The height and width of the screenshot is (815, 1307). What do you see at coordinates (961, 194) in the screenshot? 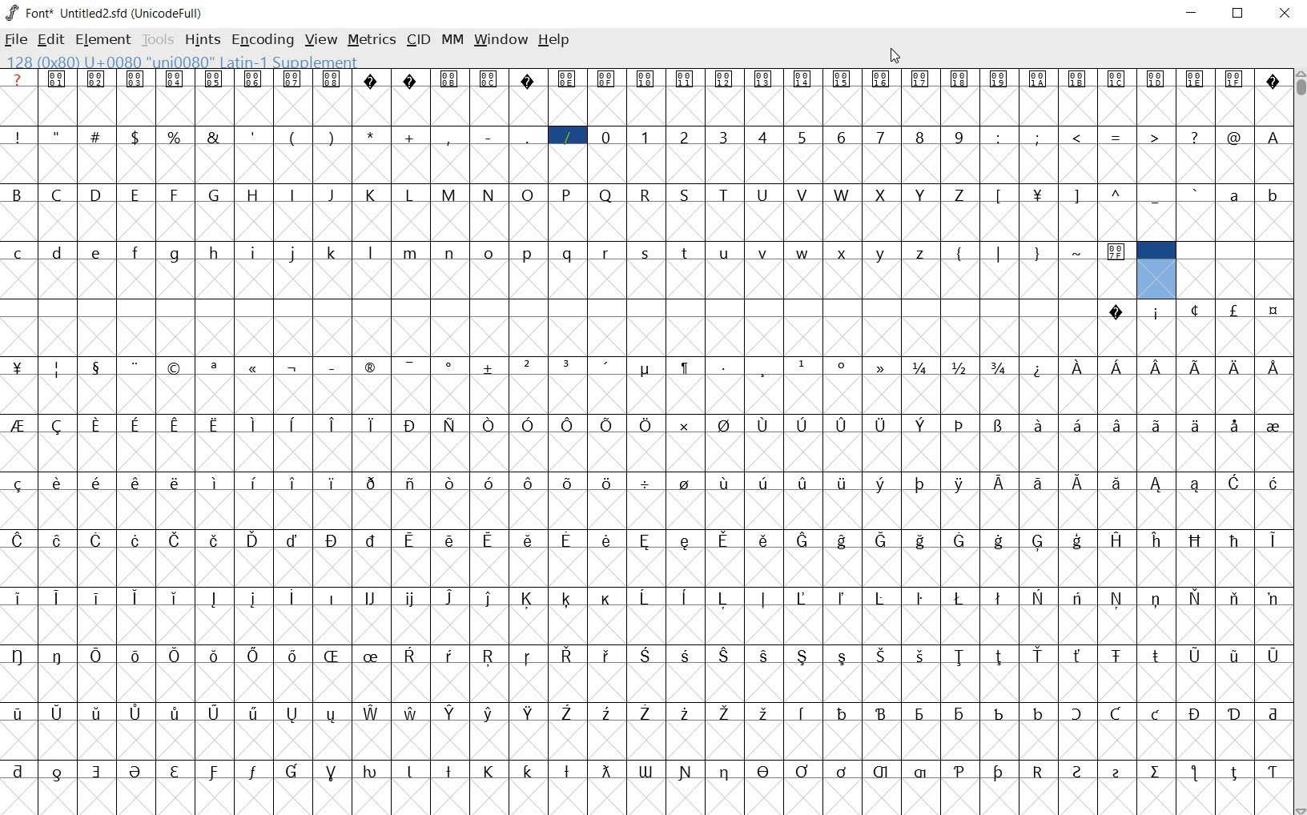
I see `Z` at bounding box center [961, 194].